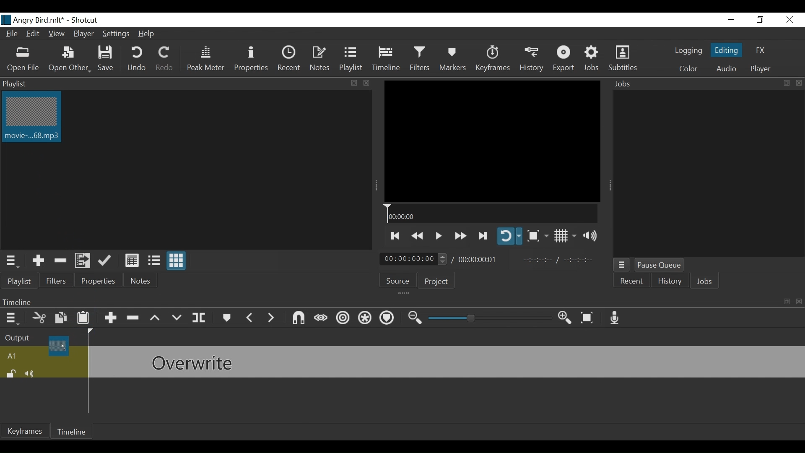  I want to click on Copy, so click(61, 318).